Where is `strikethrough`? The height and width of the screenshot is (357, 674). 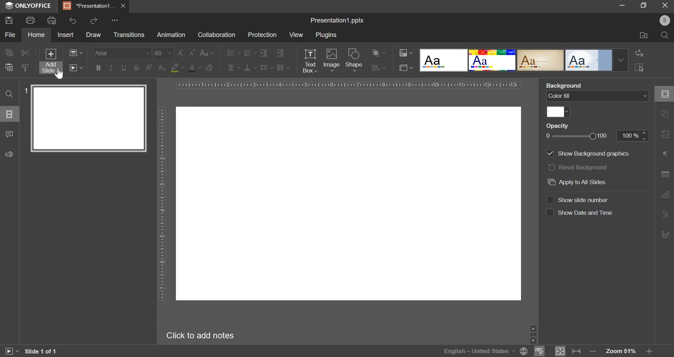
strikethrough is located at coordinates (136, 68).